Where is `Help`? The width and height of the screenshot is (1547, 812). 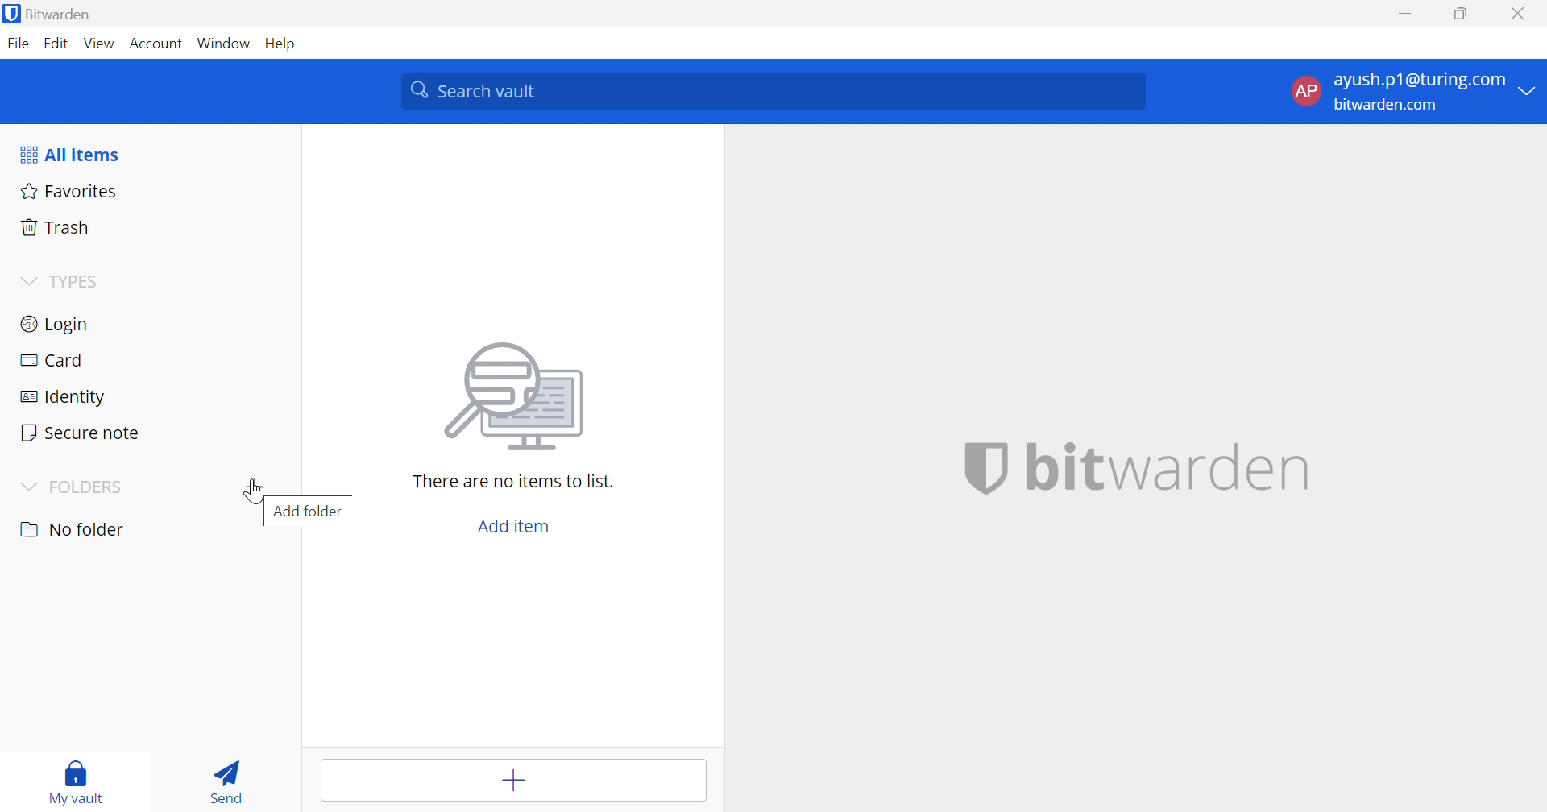
Help is located at coordinates (279, 42).